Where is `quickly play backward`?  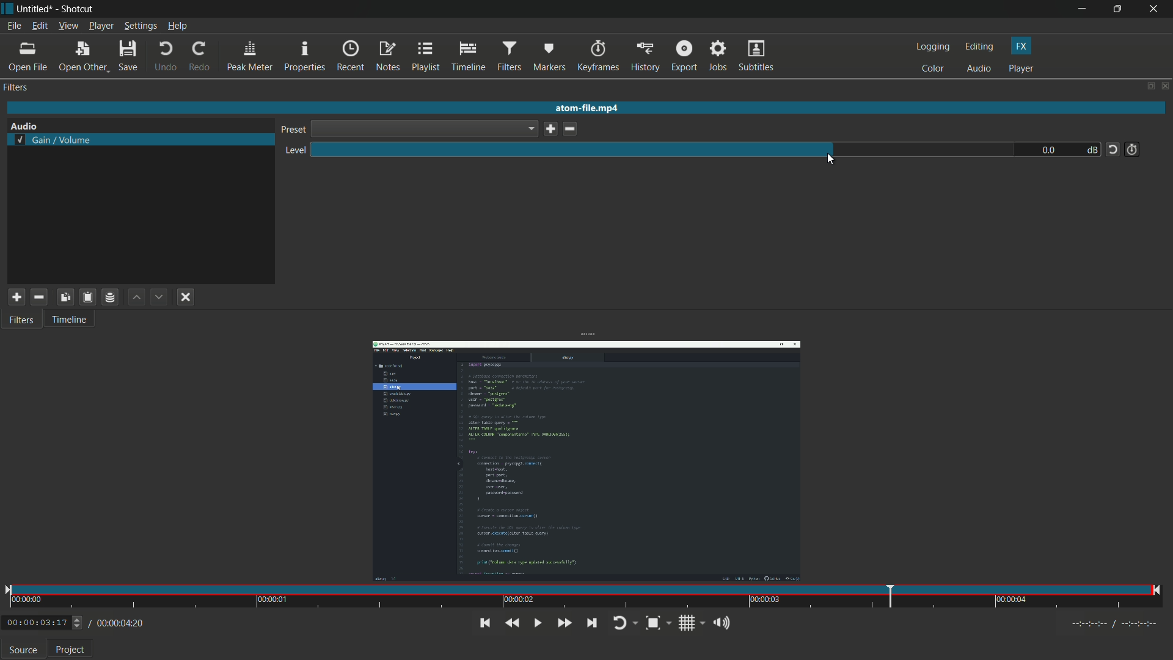 quickly play backward is located at coordinates (511, 623).